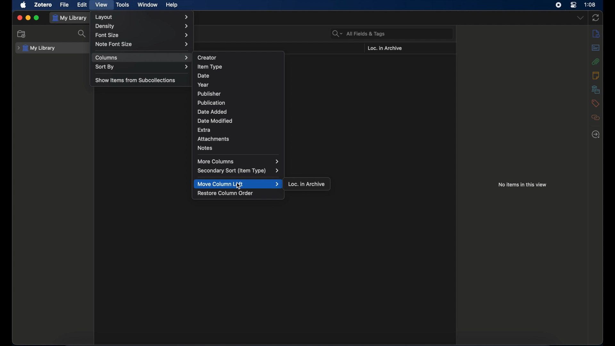 The height and width of the screenshot is (346, 615). I want to click on secondary sort, so click(238, 171).